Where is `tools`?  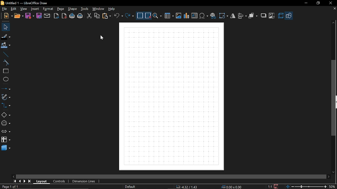 tools is located at coordinates (85, 9).